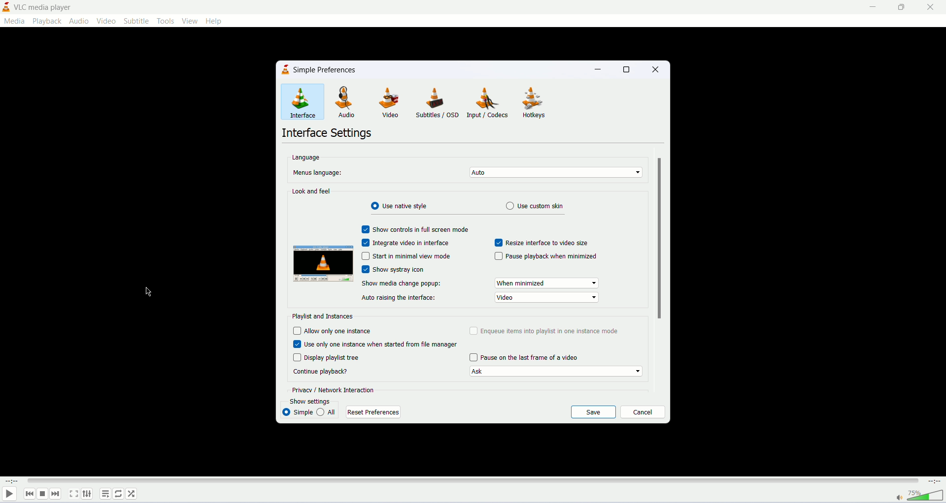 The height and width of the screenshot is (503, 946). I want to click on tools, so click(165, 21).